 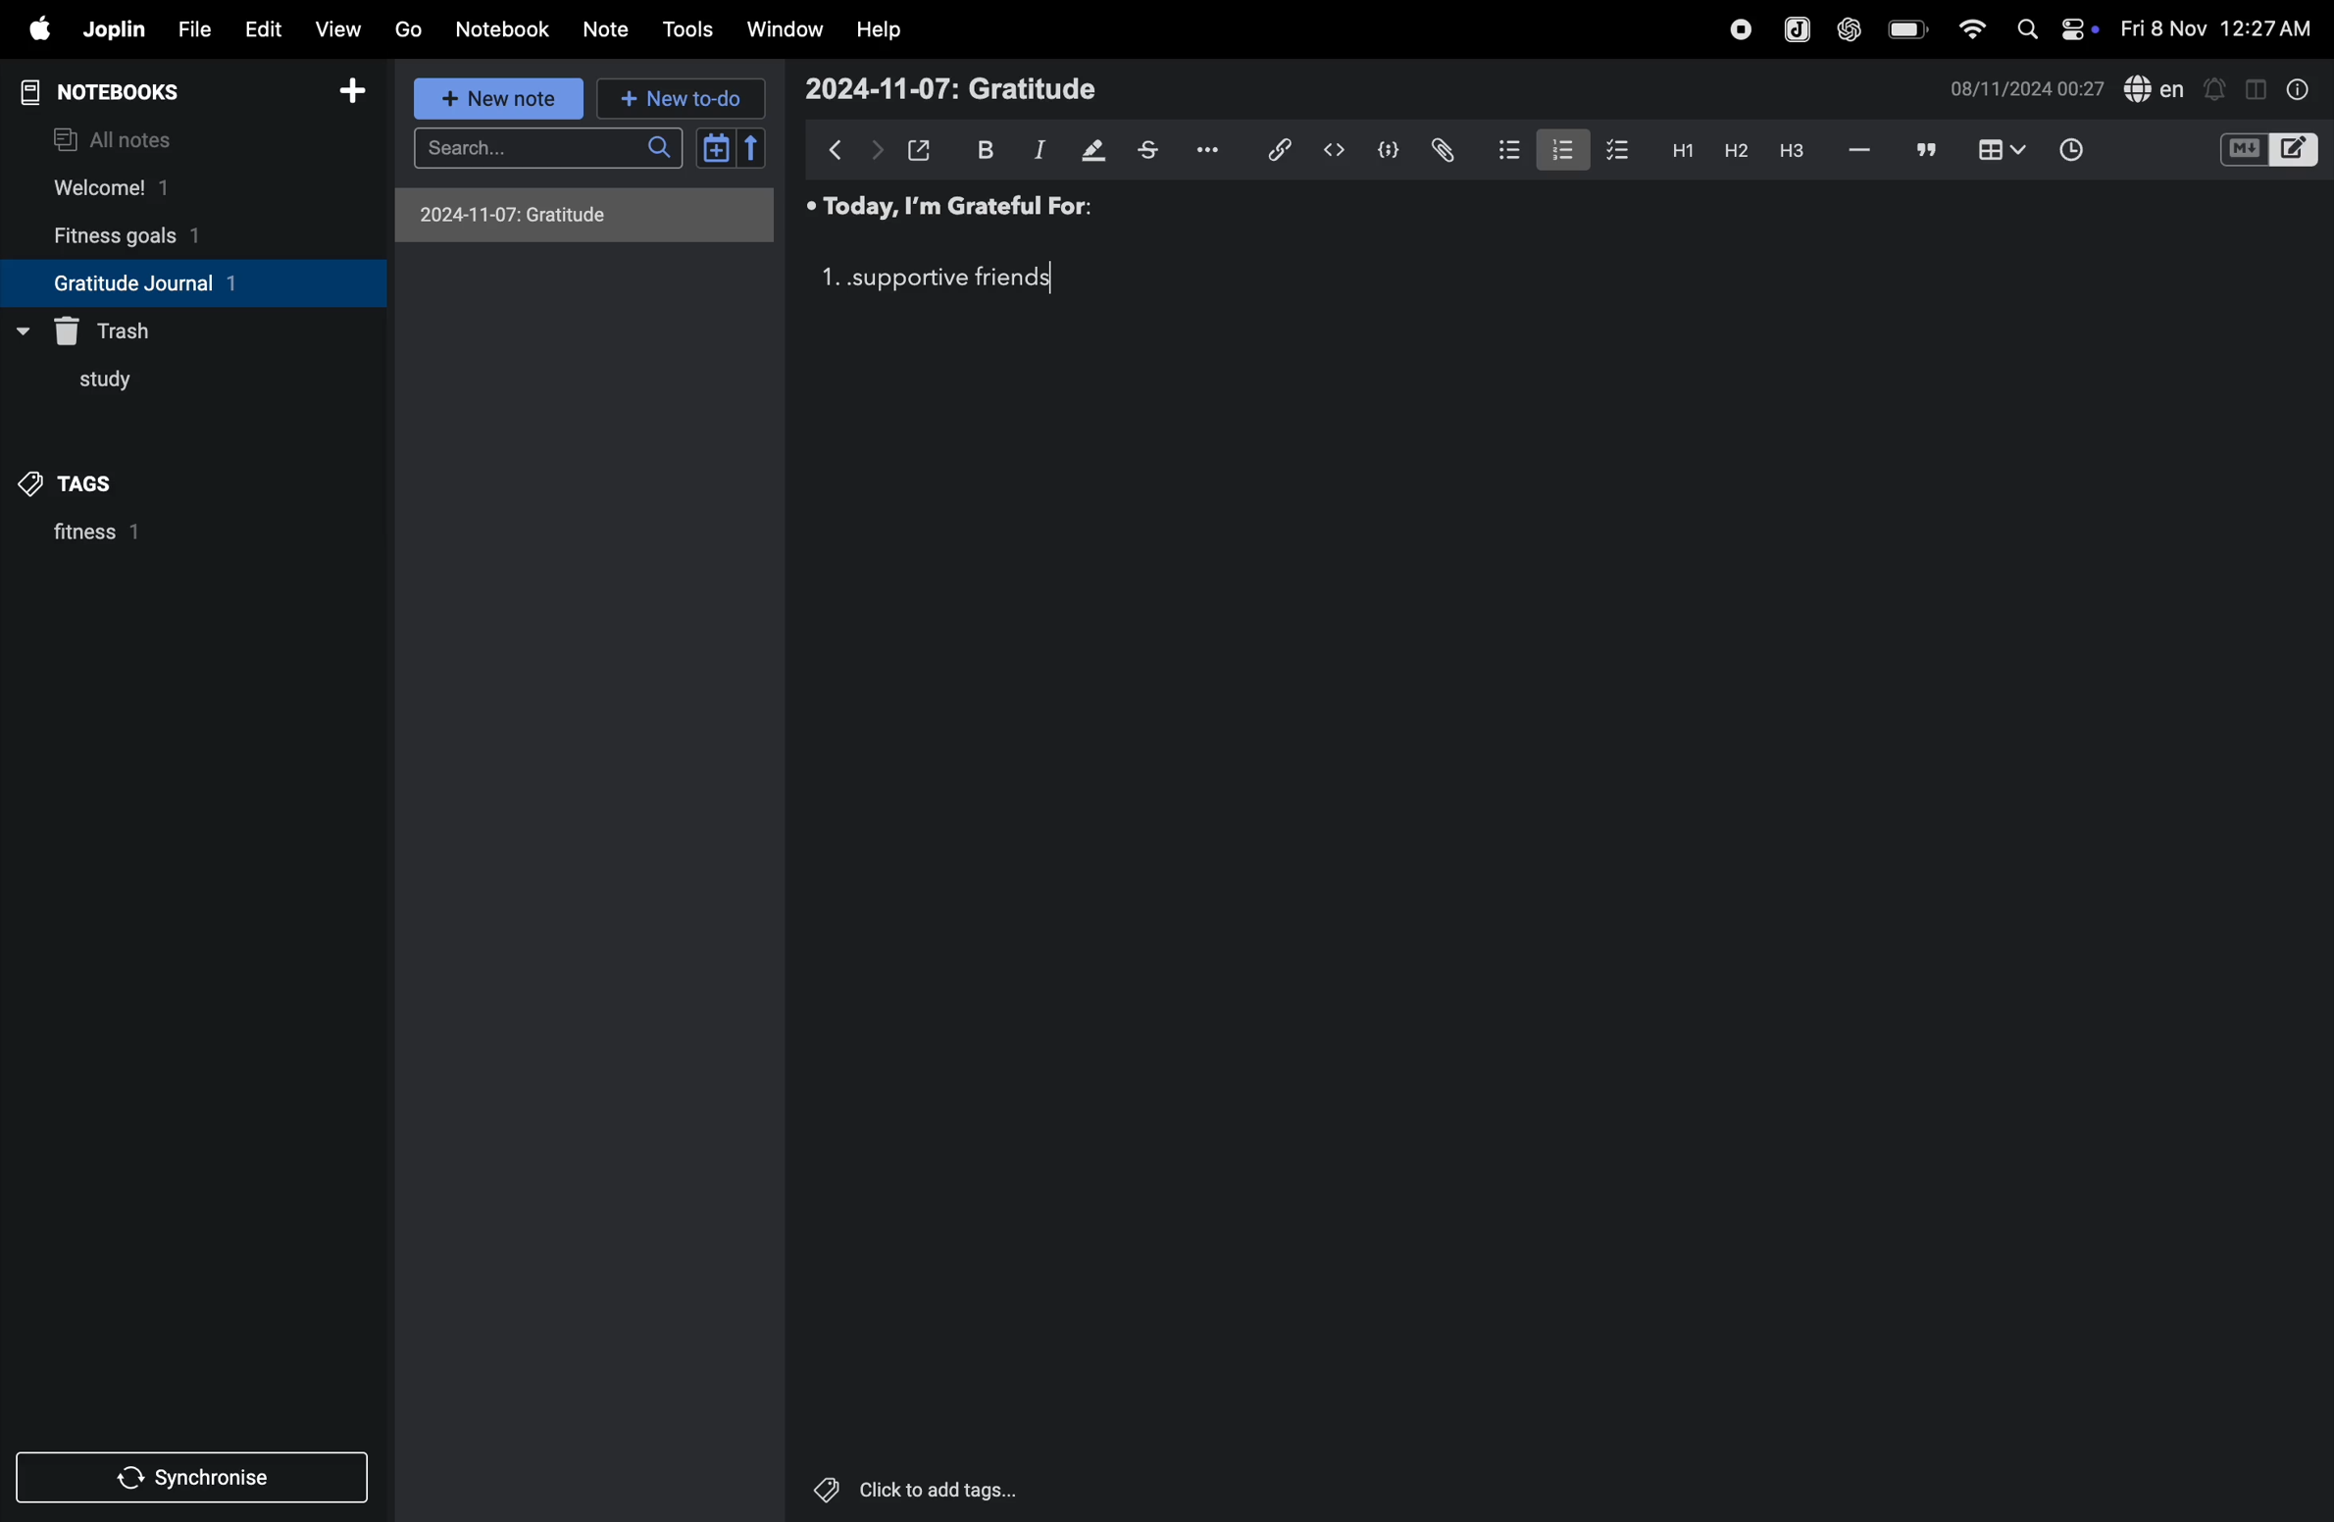 I want to click on heading 2, so click(x=1731, y=151).